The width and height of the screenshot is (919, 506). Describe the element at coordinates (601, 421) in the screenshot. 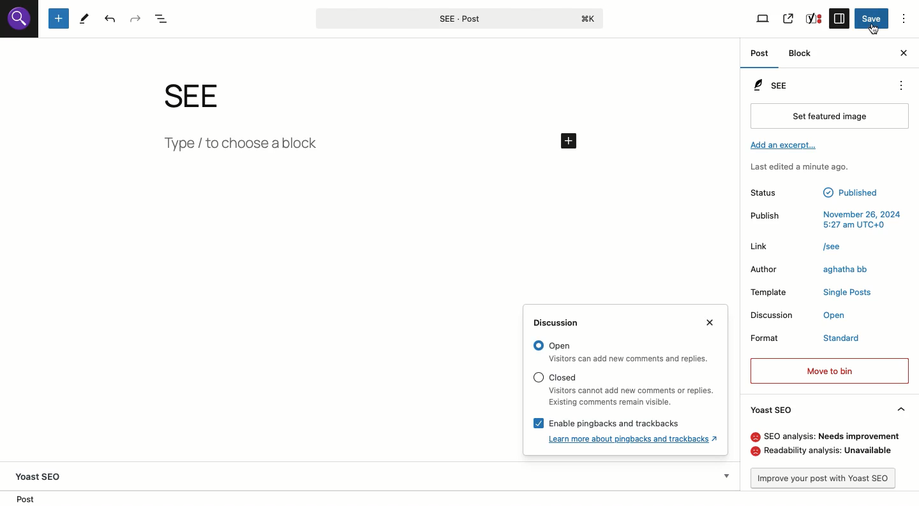

I see `[J Enable pingbacks and trackbacks` at that location.